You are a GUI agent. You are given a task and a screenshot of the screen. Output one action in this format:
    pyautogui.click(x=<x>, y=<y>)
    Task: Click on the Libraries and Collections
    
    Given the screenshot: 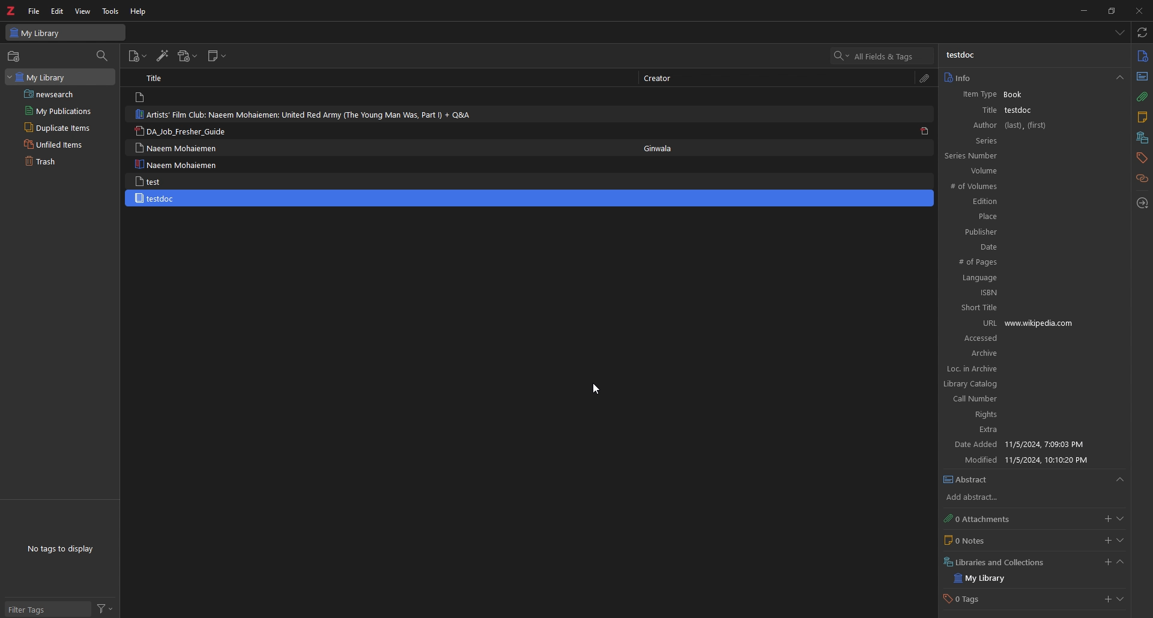 What is the action you would take?
    pyautogui.click(x=999, y=562)
    